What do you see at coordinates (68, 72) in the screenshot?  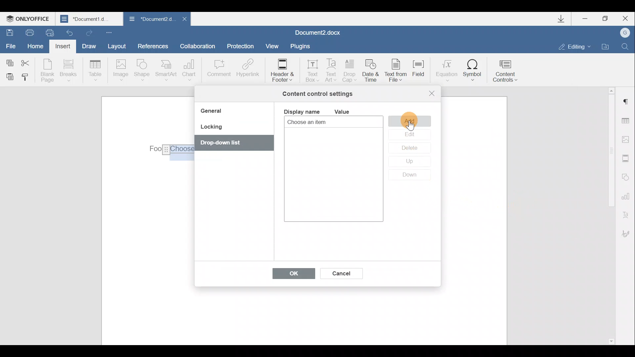 I see `Breaks` at bounding box center [68, 72].